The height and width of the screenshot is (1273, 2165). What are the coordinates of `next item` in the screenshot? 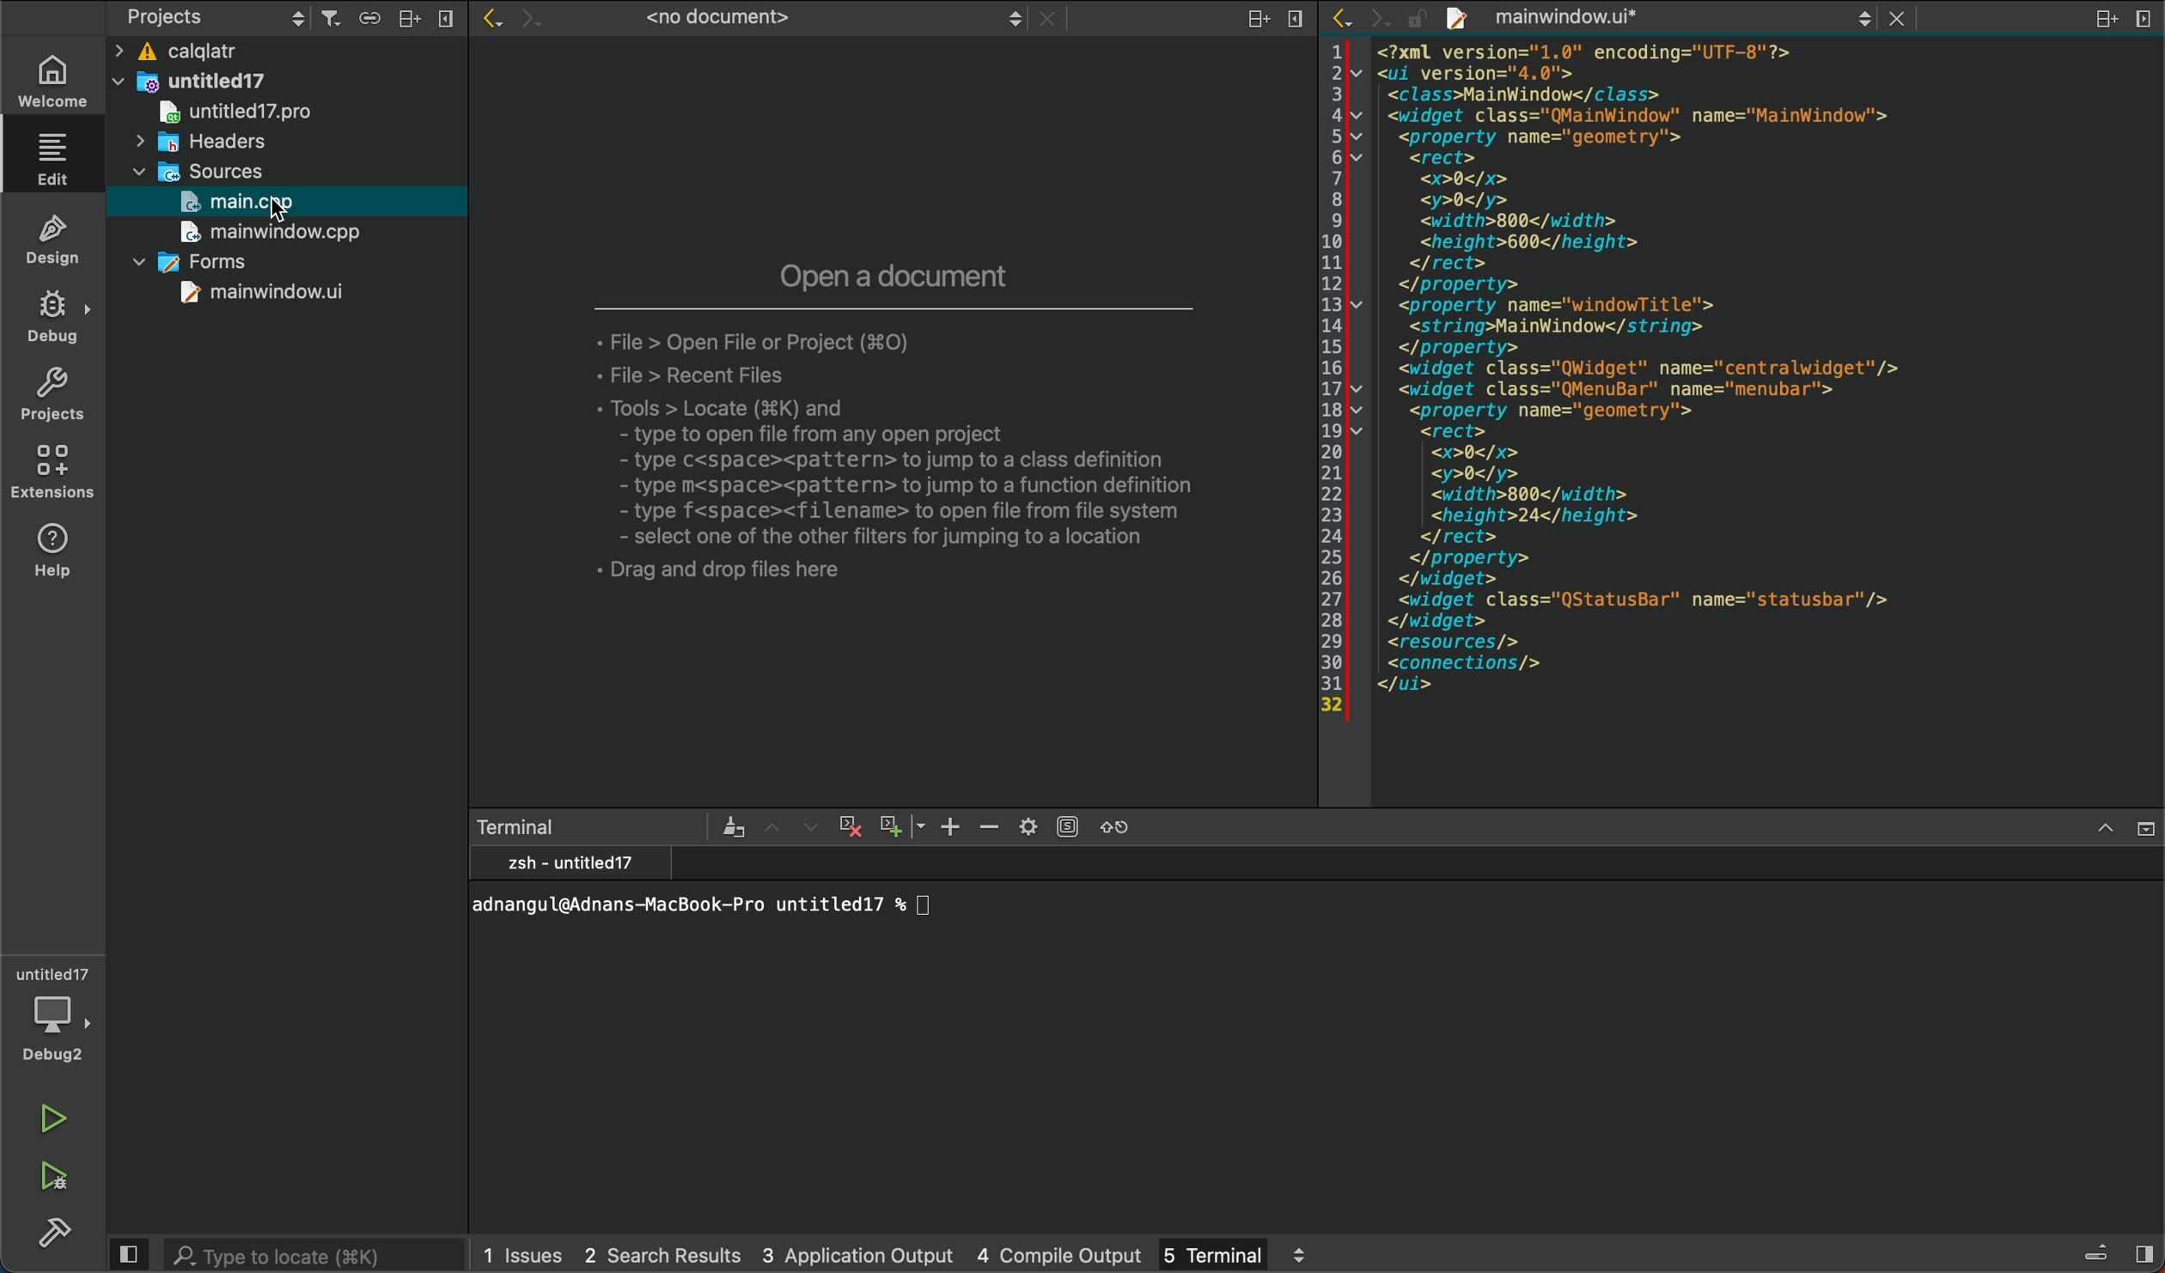 It's located at (808, 826).